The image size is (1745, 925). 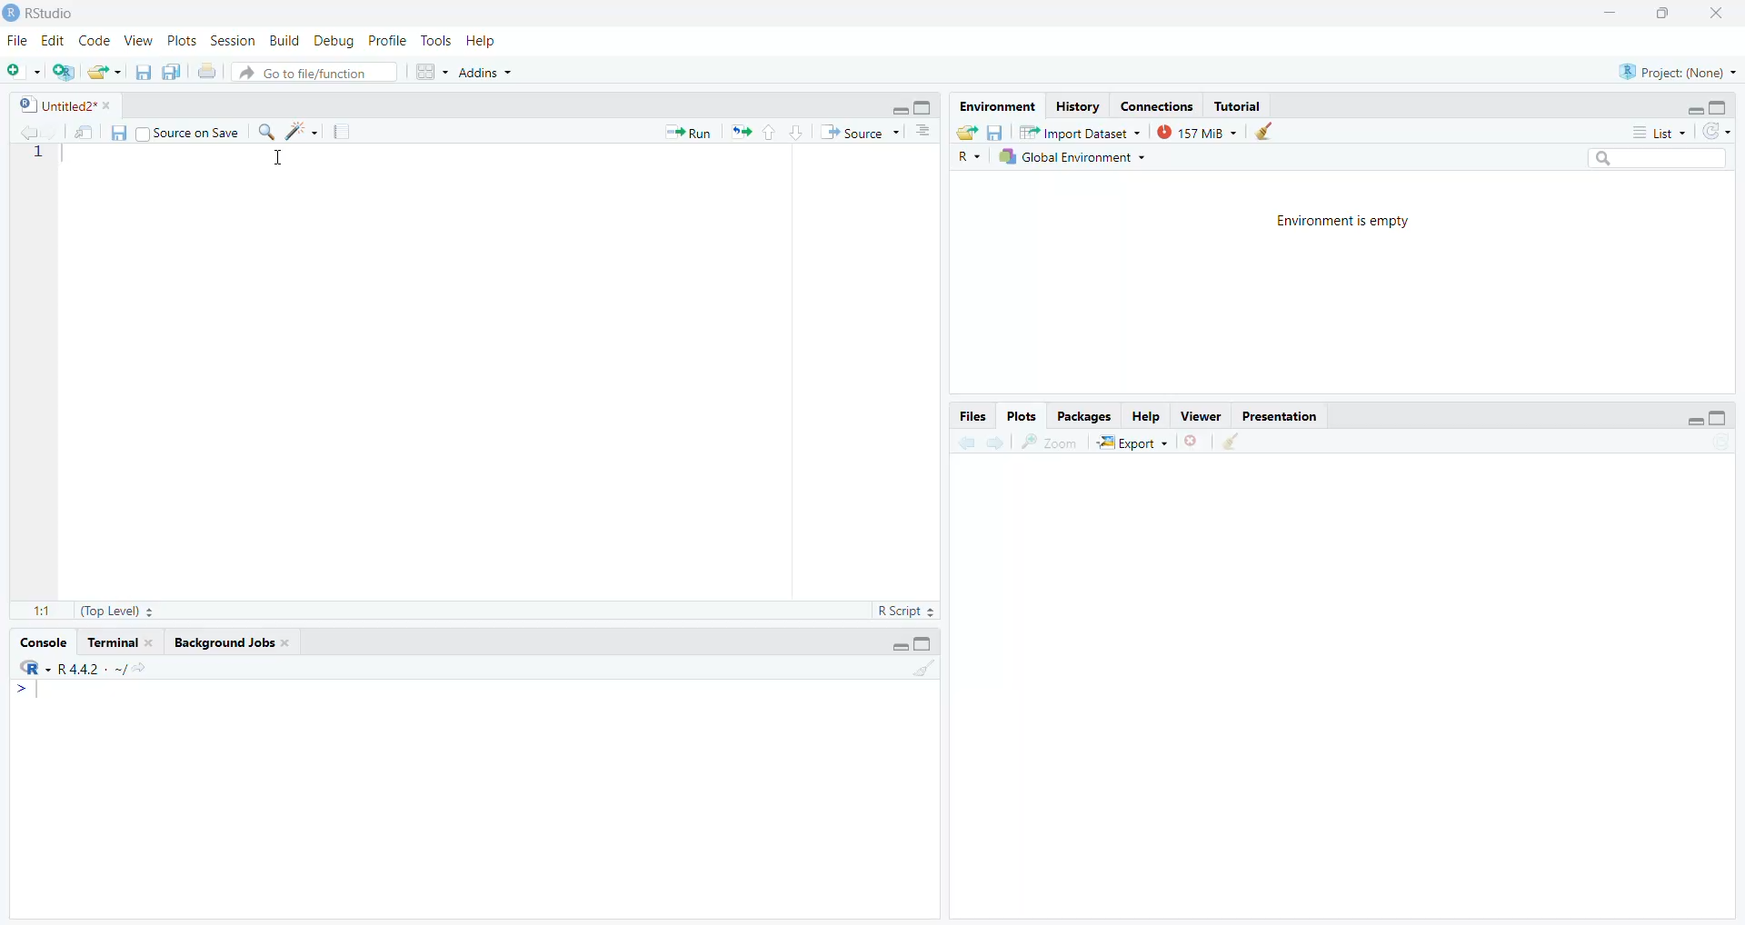 What do you see at coordinates (1719, 419) in the screenshot?
I see `maximize` at bounding box center [1719, 419].